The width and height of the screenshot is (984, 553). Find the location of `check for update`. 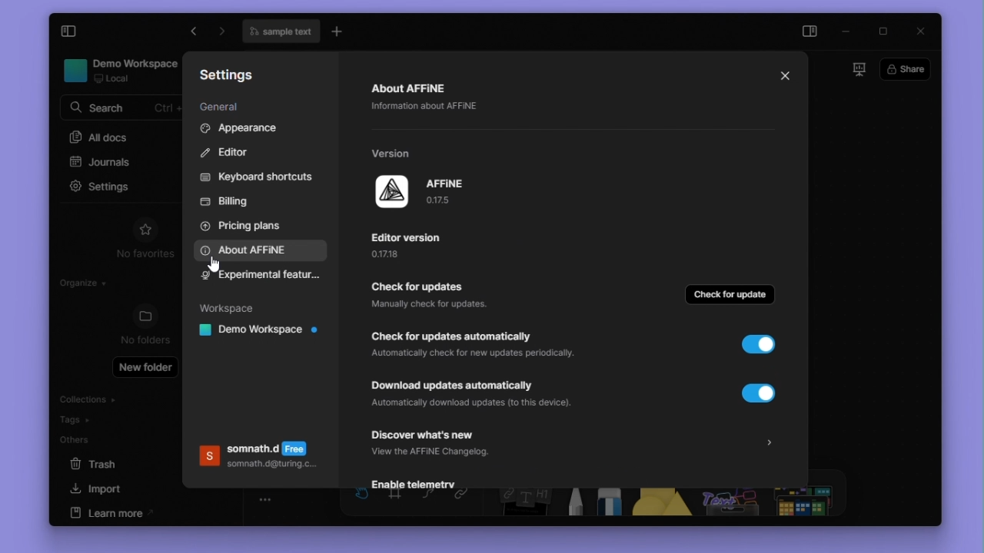

check for update is located at coordinates (731, 295).